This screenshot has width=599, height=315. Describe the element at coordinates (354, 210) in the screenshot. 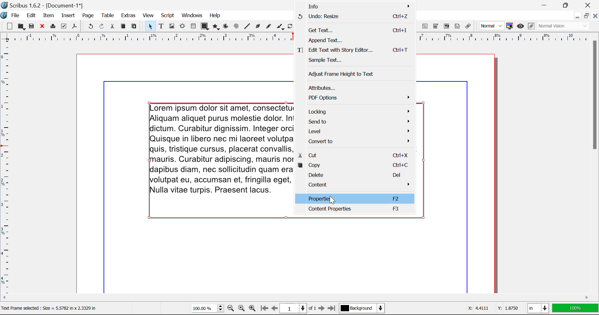

I see `Content Properties` at that location.